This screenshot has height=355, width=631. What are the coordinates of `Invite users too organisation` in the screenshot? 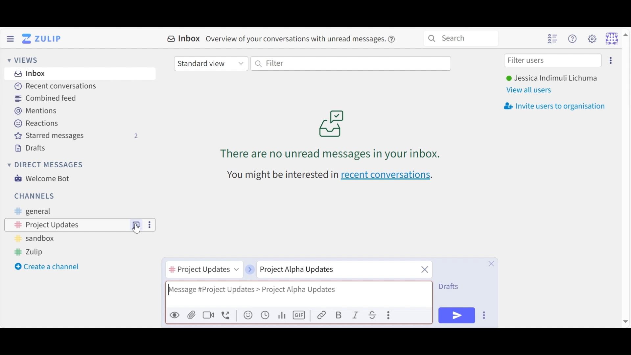 It's located at (610, 60).